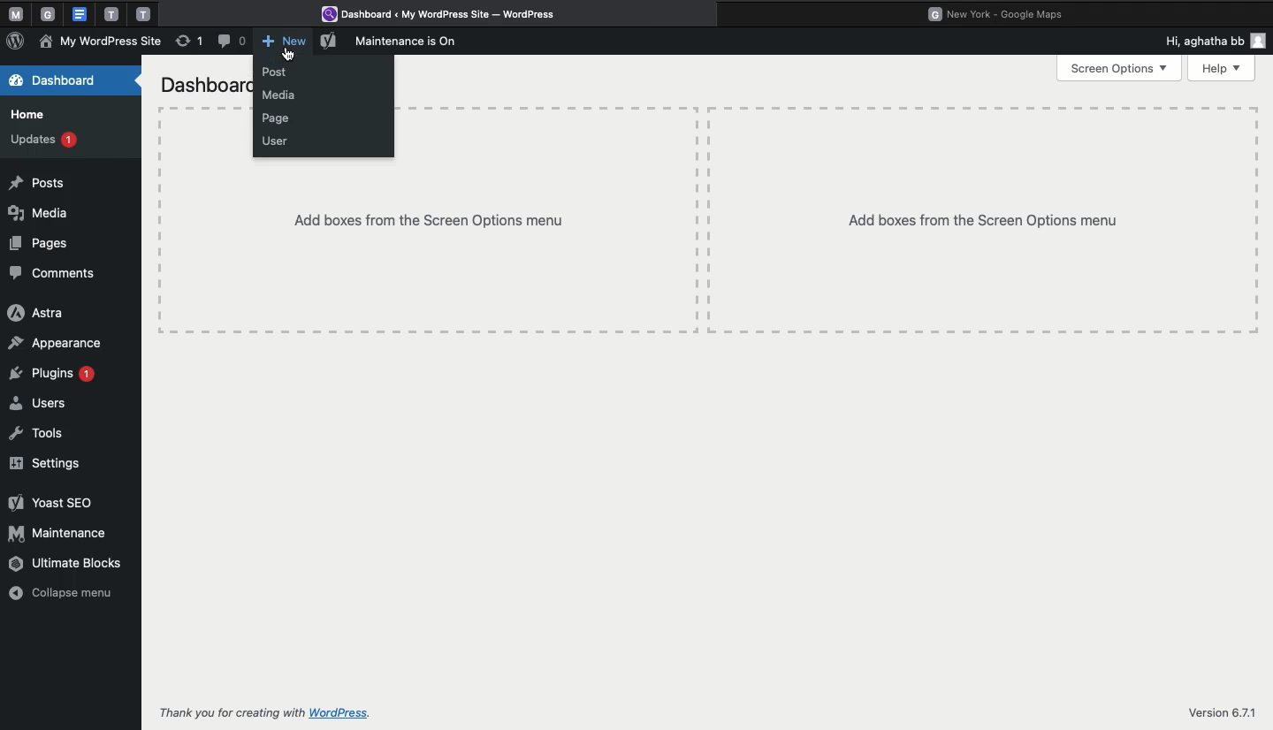 The image size is (1273, 730). I want to click on Comments, so click(55, 272).